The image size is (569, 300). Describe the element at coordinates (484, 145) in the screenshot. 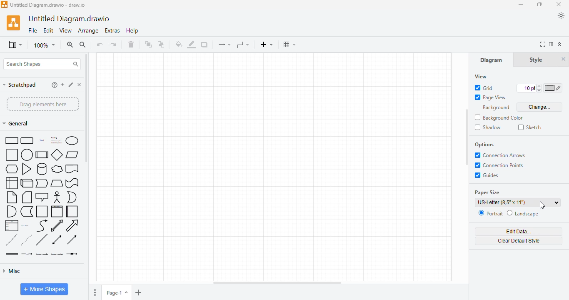

I see `options` at that location.